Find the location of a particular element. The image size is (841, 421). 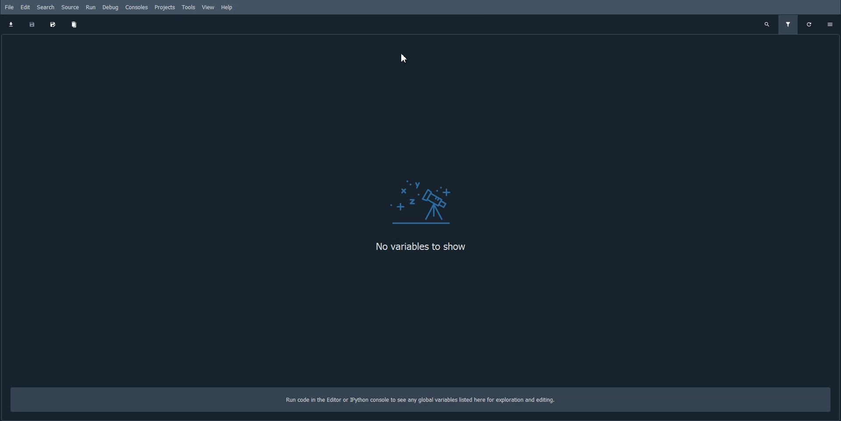

Search Variables is located at coordinates (767, 25).